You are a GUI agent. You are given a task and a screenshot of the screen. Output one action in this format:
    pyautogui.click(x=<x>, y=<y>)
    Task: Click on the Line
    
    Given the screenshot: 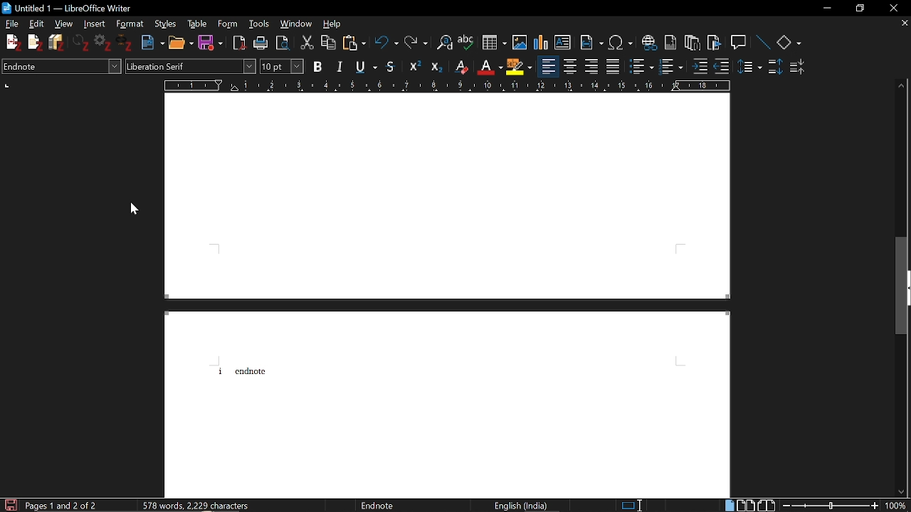 What is the action you would take?
    pyautogui.click(x=764, y=43)
    